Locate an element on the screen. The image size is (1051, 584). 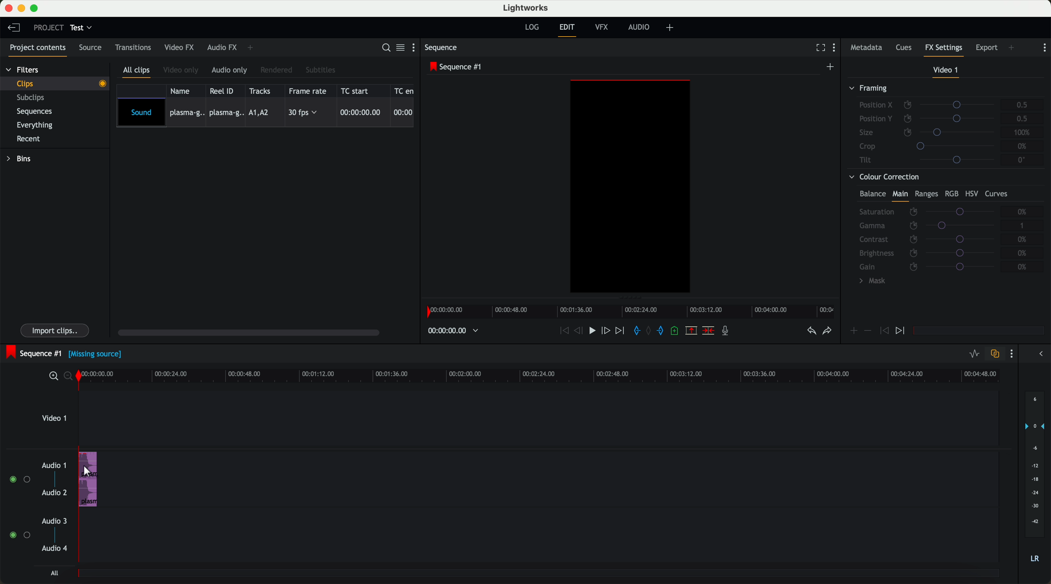
FX settings is located at coordinates (944, 49).